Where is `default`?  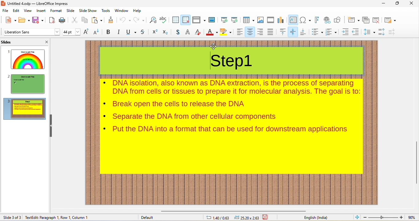 default is located at coordinates (147, 217).